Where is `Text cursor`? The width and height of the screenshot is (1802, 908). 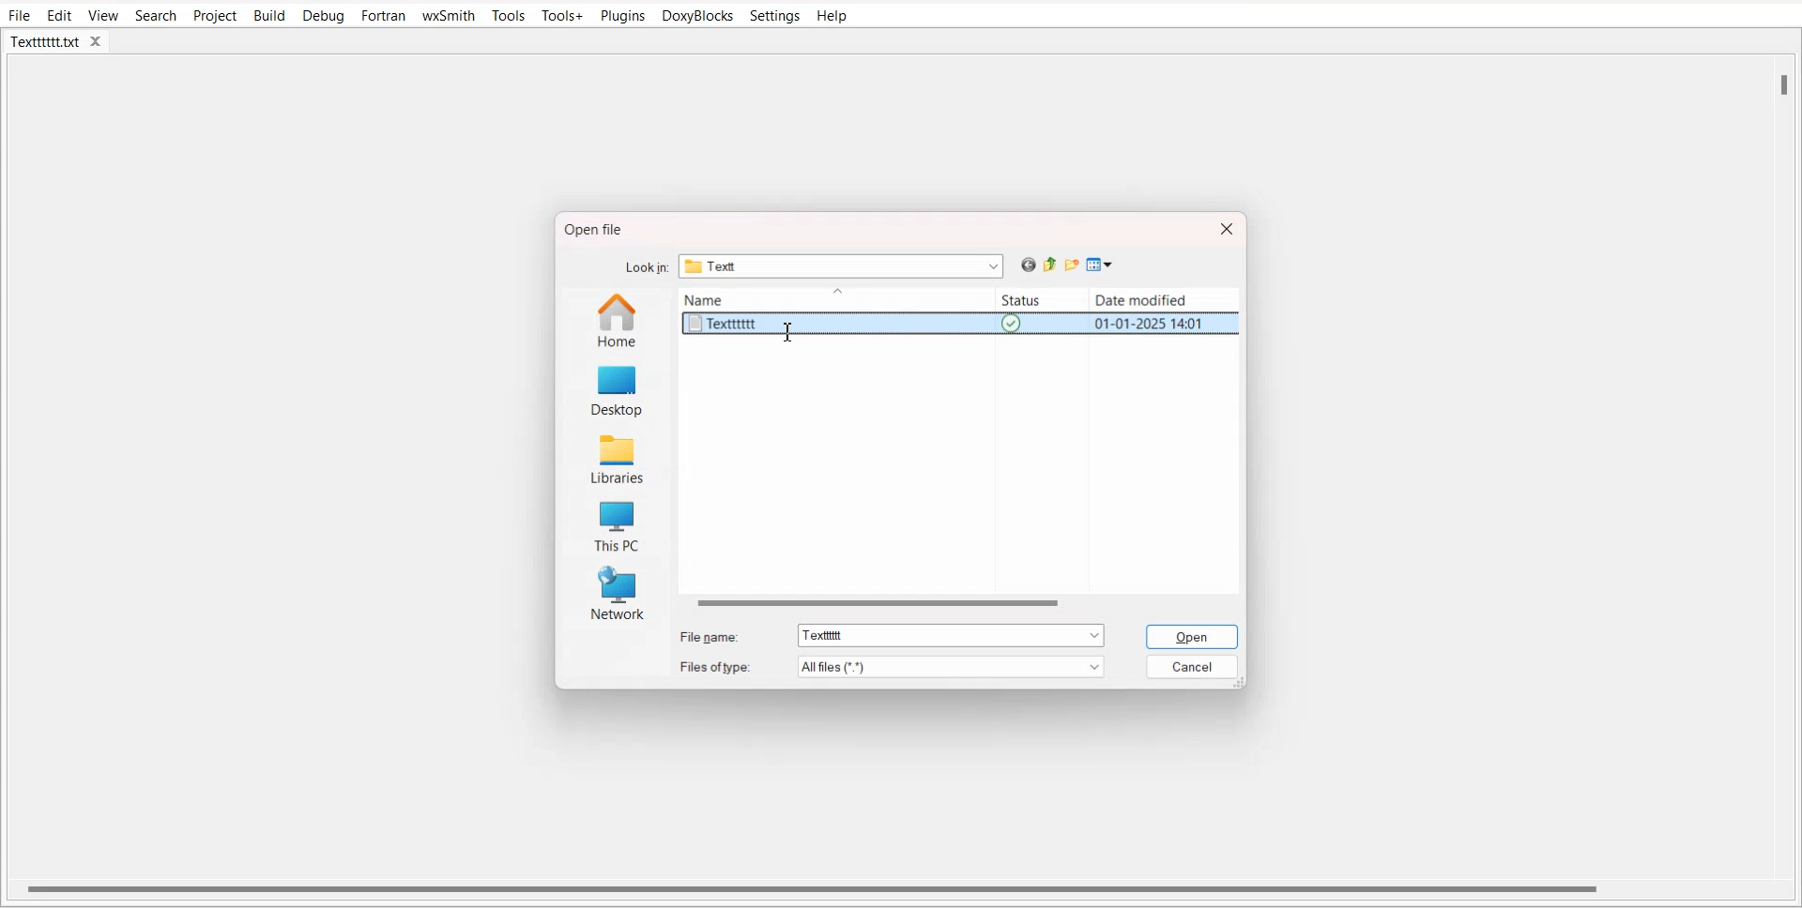
Text cursor is located at coordinates (791, 333).